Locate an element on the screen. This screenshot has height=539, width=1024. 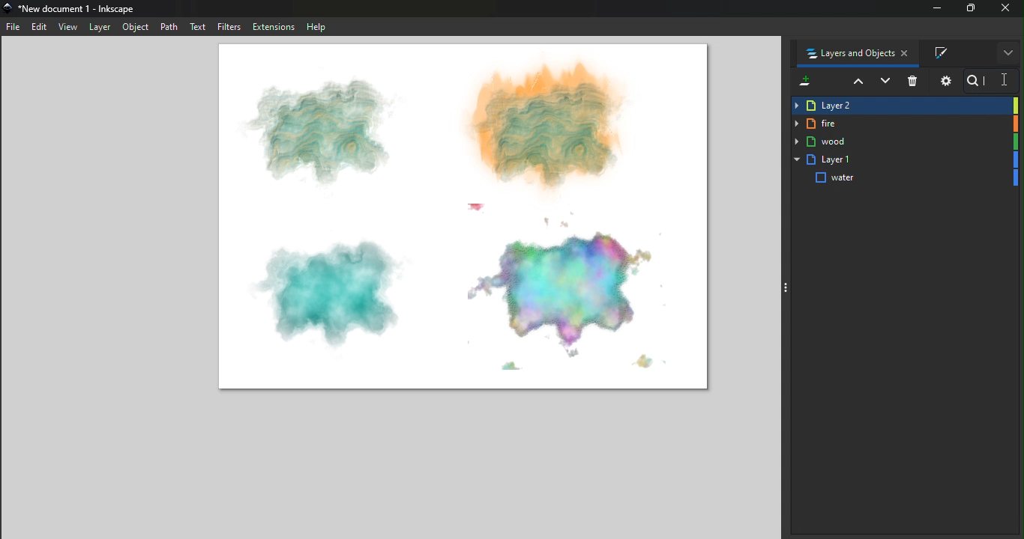
Objects and layers dialog settings is located at coordinates (945, 80).